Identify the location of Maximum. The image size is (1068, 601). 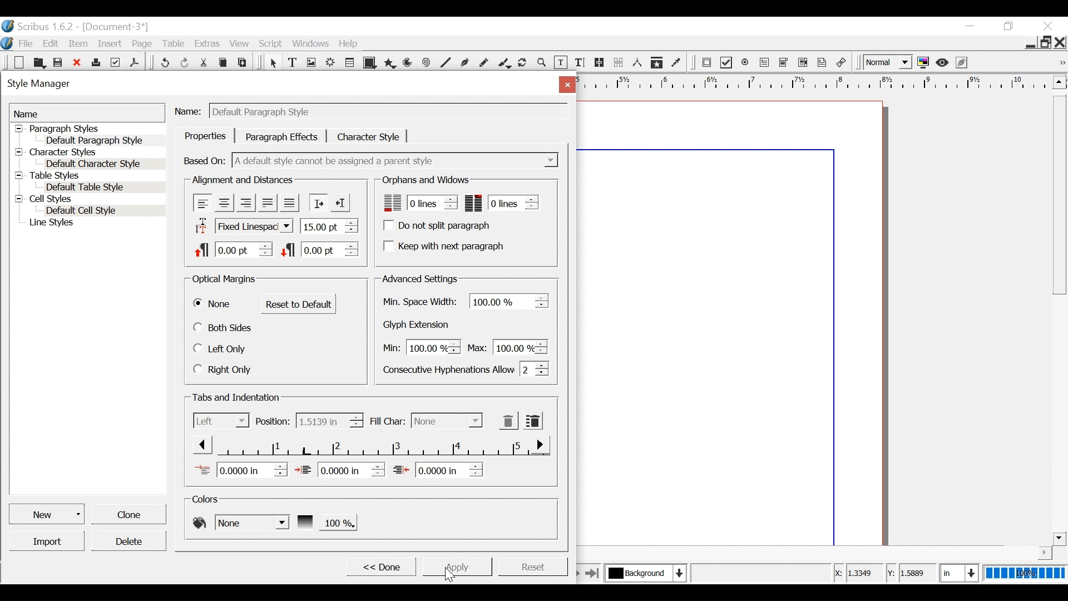
(506, 346).